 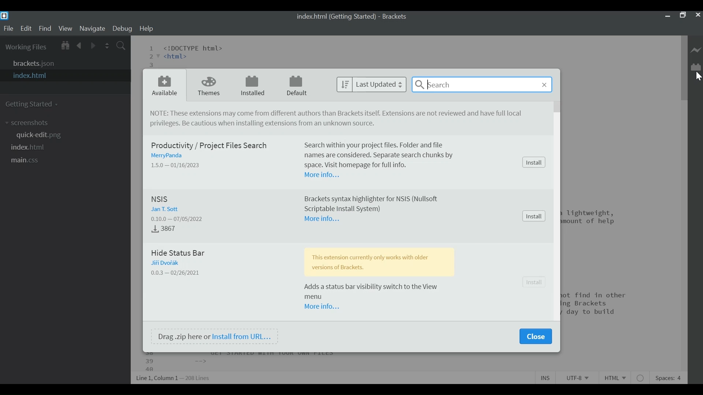 I want to click on More Information, so click(x=323, y=307).